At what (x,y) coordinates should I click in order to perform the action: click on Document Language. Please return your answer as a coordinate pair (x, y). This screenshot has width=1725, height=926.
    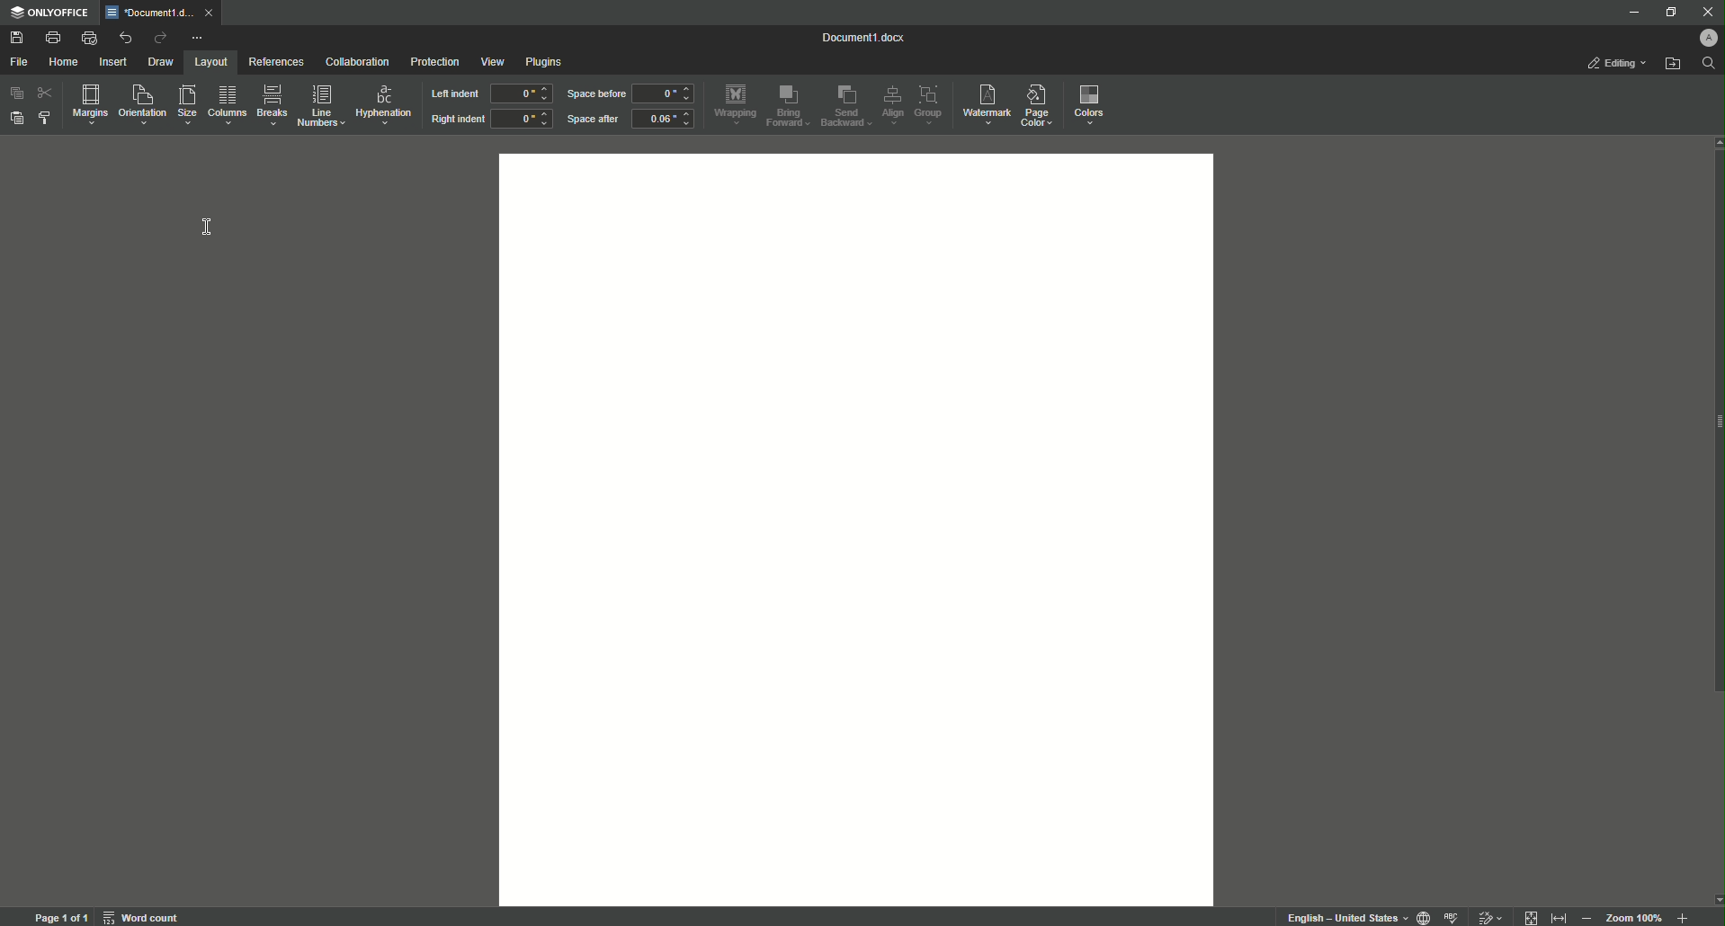
    Looking at the image, I should click on (1420, 916).